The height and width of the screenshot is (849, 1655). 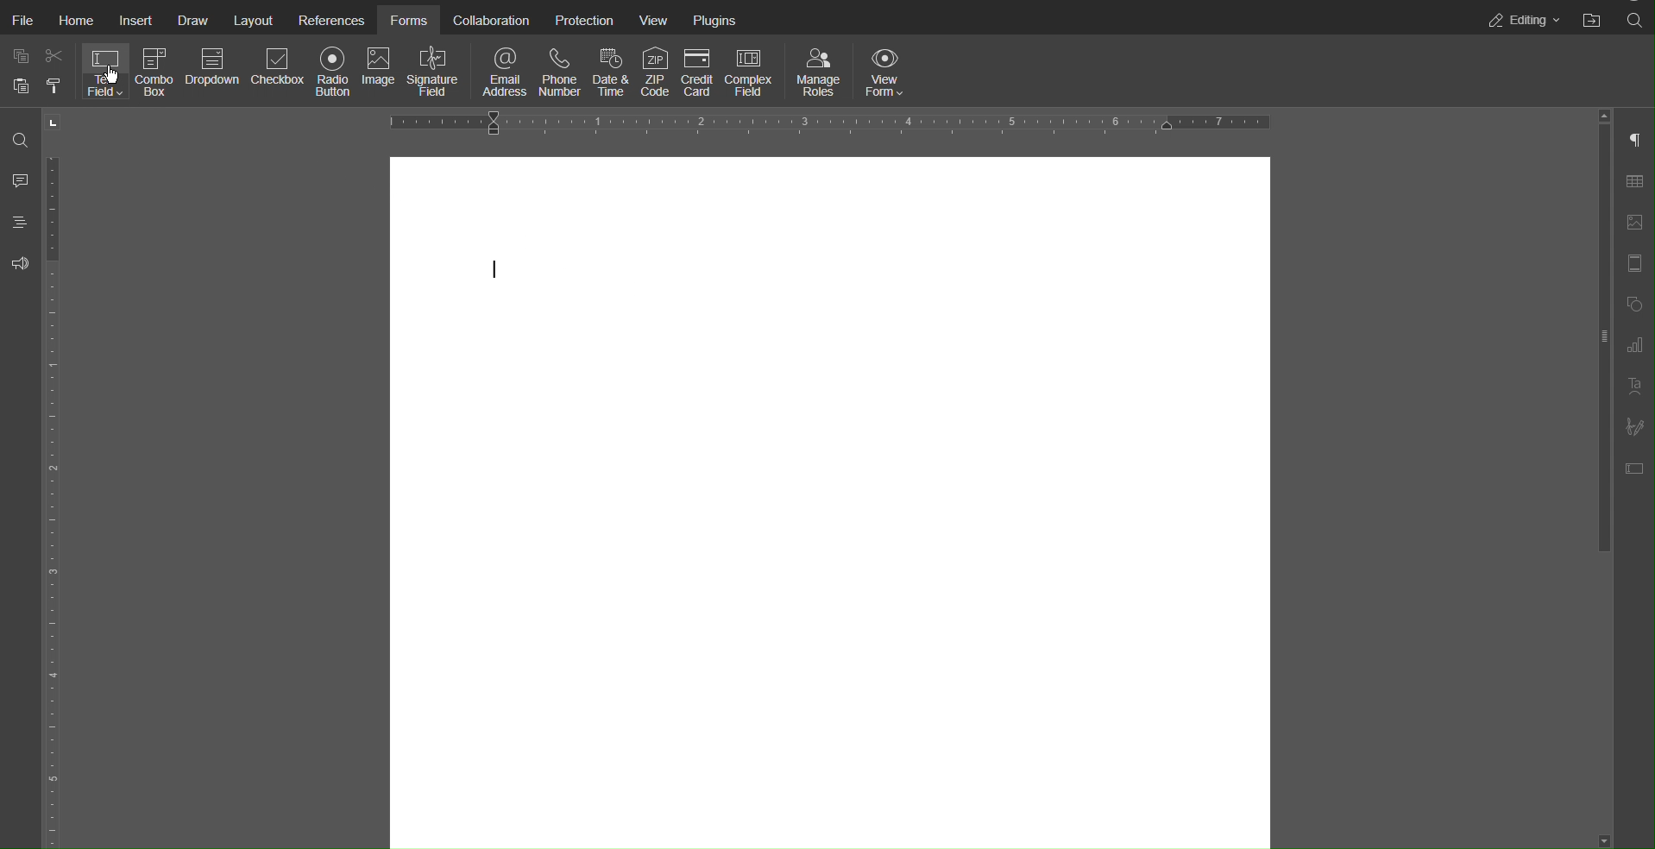 I want to click on Image, so click(x=378, y=73).